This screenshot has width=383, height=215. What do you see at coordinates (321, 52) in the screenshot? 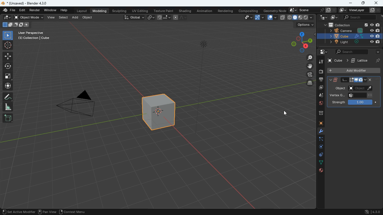
I see `settings` at bounding box center [321, 52].